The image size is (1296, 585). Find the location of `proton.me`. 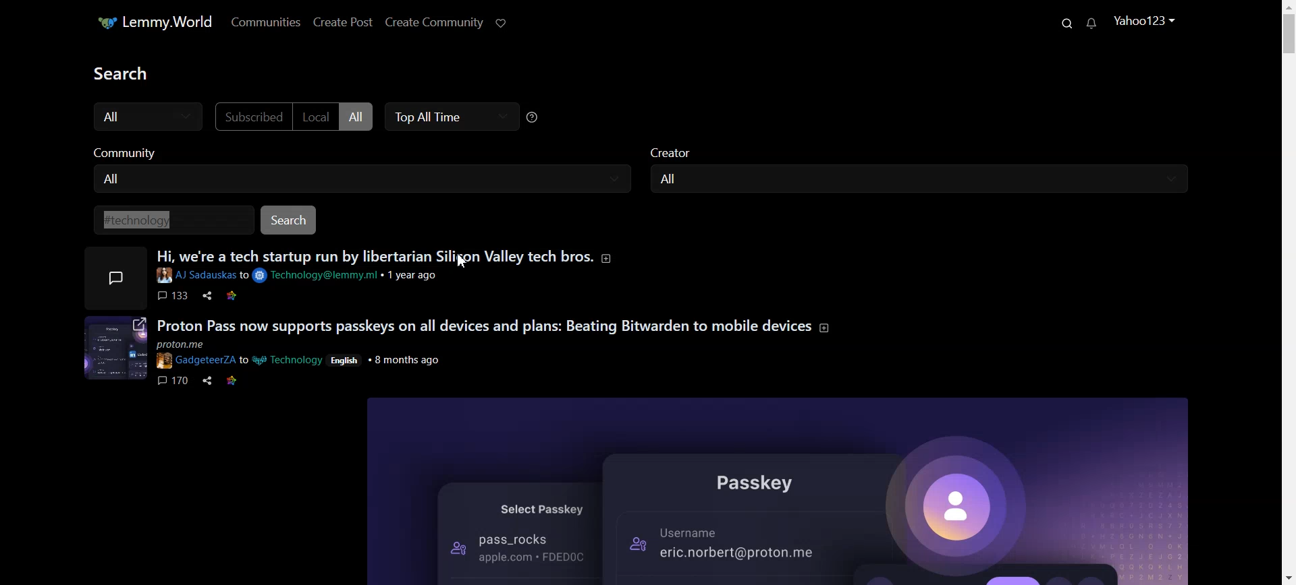

proton.me is located at coordinates (191, 345).